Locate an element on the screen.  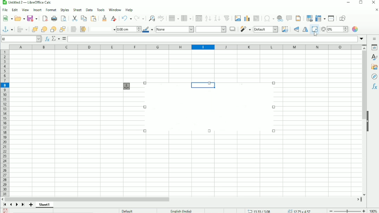
None is located at coordinates (175, 29).